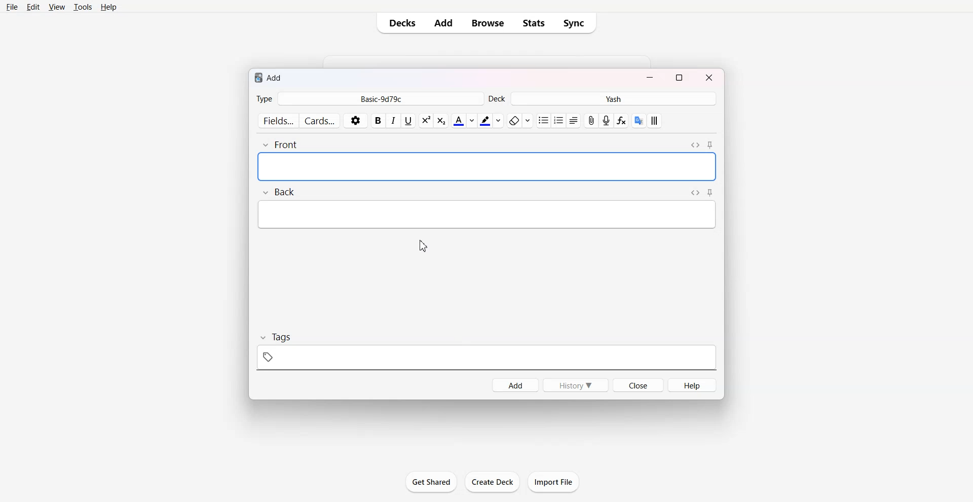 The width and height of the screenshot is (973, 502). Describe the element at coordinates (492, 482) in the screenshot. I see `Create Deck` at that location.